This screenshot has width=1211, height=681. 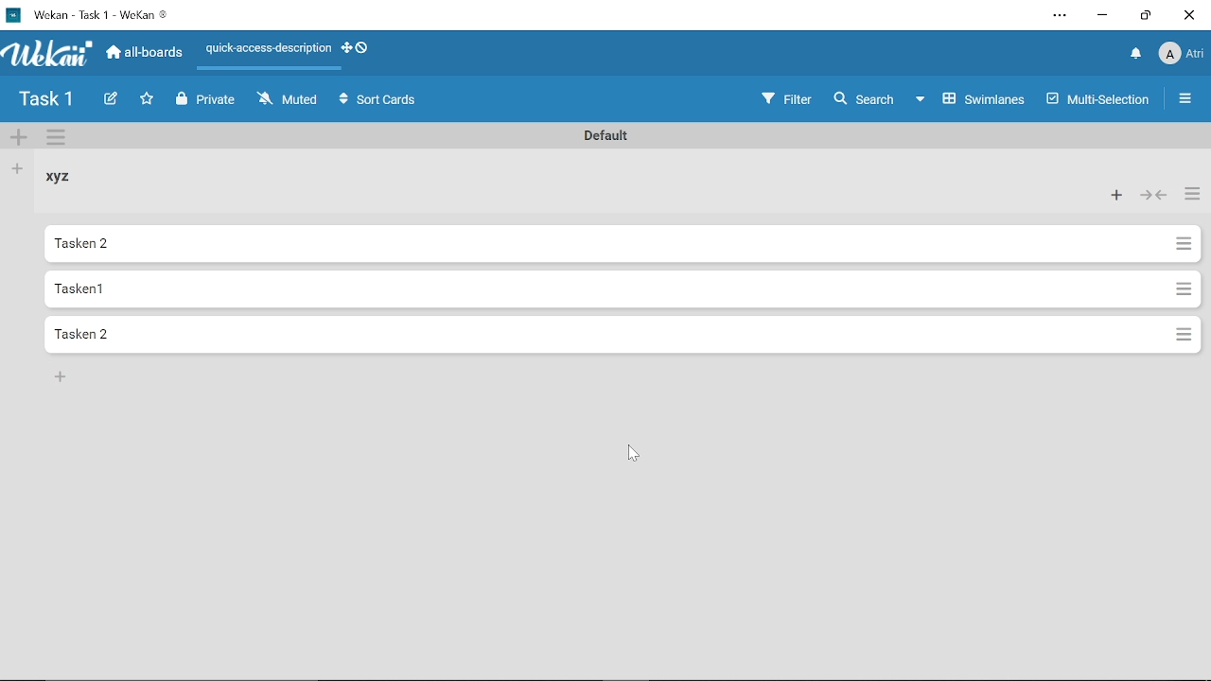 I want to click on Minimize, so click(x=1103, y=15).